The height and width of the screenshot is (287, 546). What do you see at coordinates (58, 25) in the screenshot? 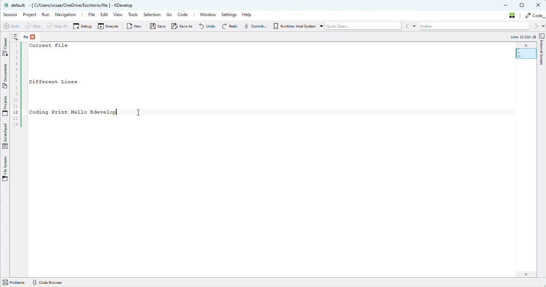
I see `Stop all` at bounding box center [58, 25].